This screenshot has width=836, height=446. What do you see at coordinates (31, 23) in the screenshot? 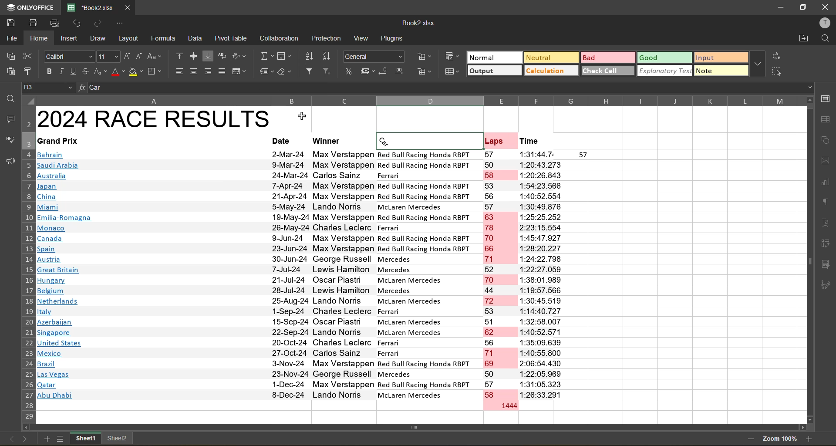
I see `print` at bounding box center [31, 23].